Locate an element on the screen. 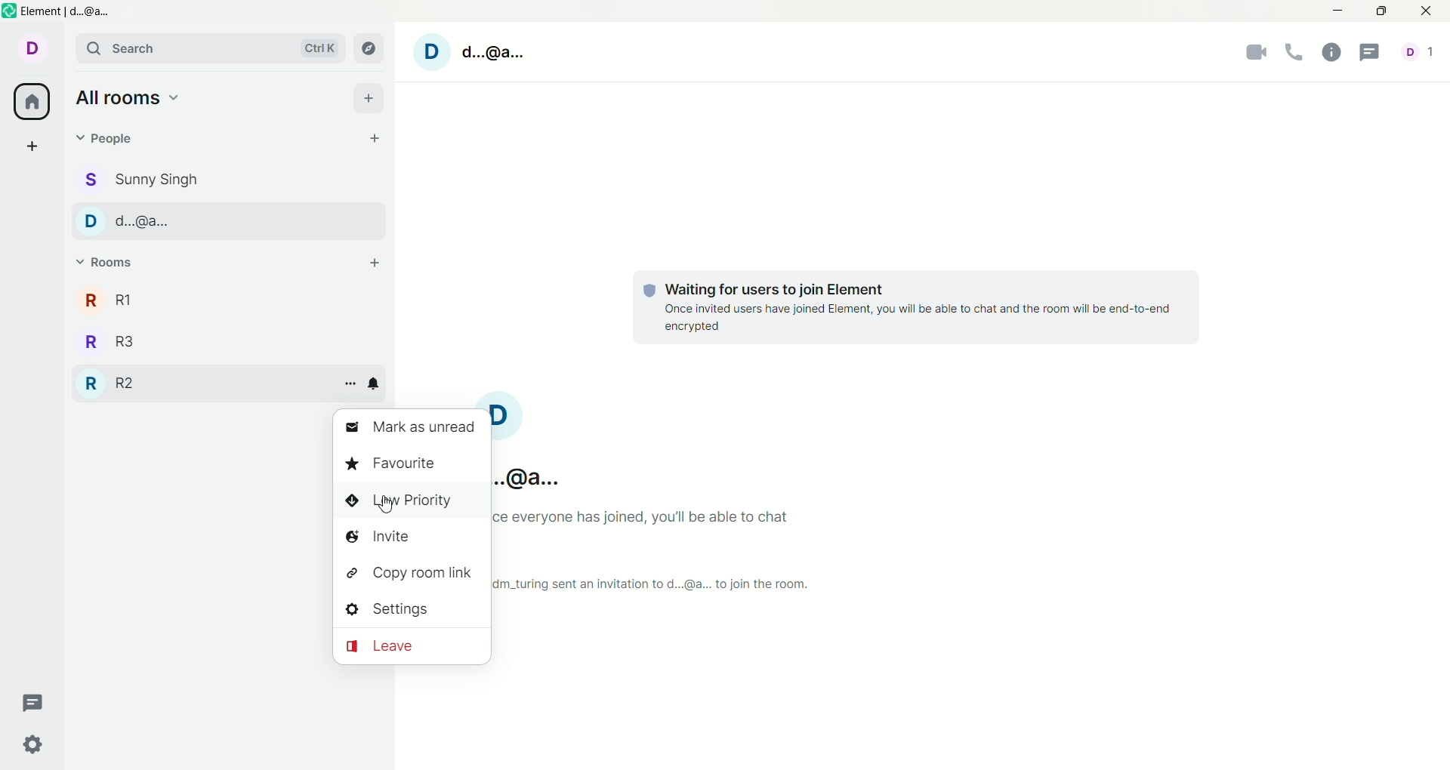  all rooms is located at coordinates (29, 103).